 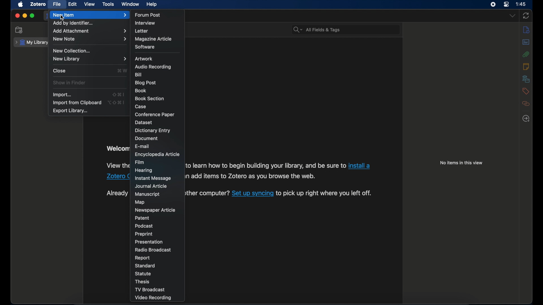 I want to click on import, so click(x=63, y=95).